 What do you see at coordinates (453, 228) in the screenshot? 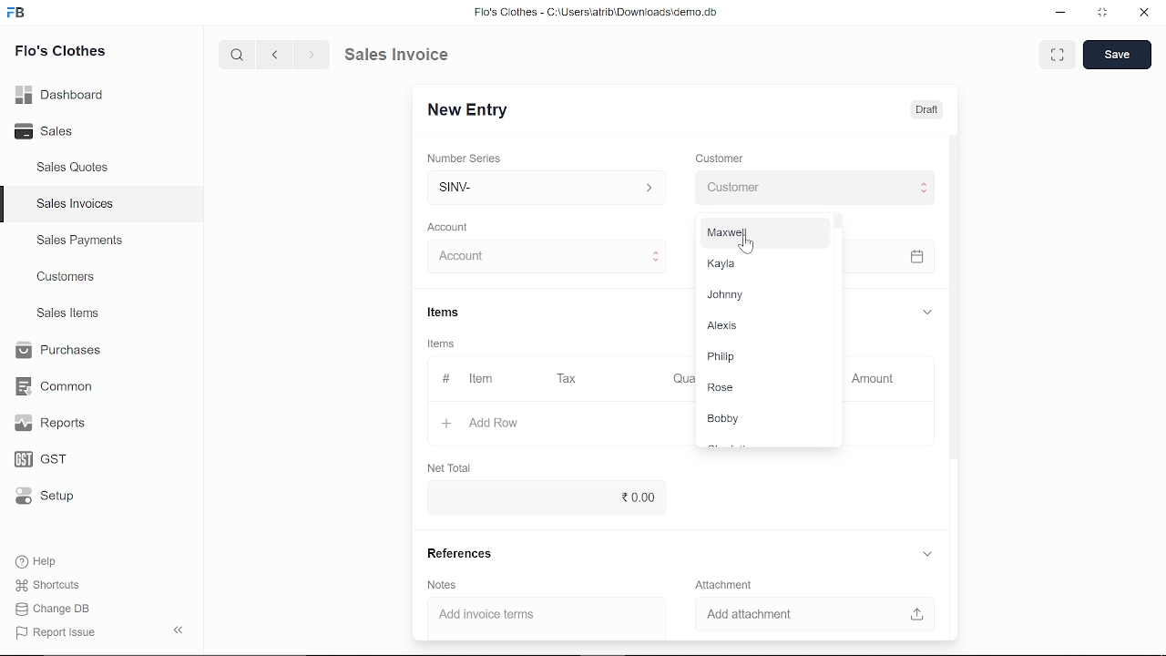
I see `Account` at bounding box center [453, 228].